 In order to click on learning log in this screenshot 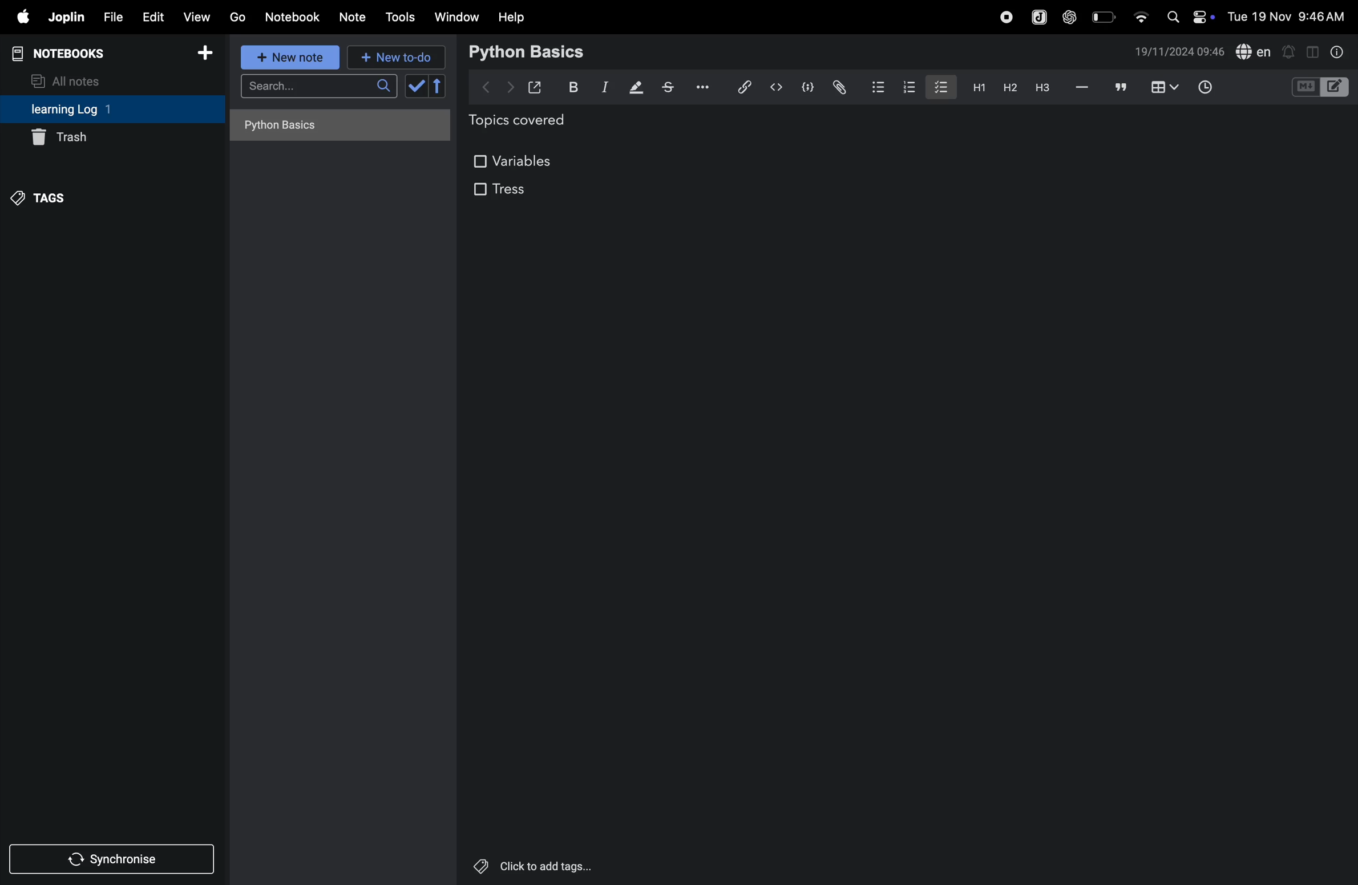, I will do `click(87, 110)`.